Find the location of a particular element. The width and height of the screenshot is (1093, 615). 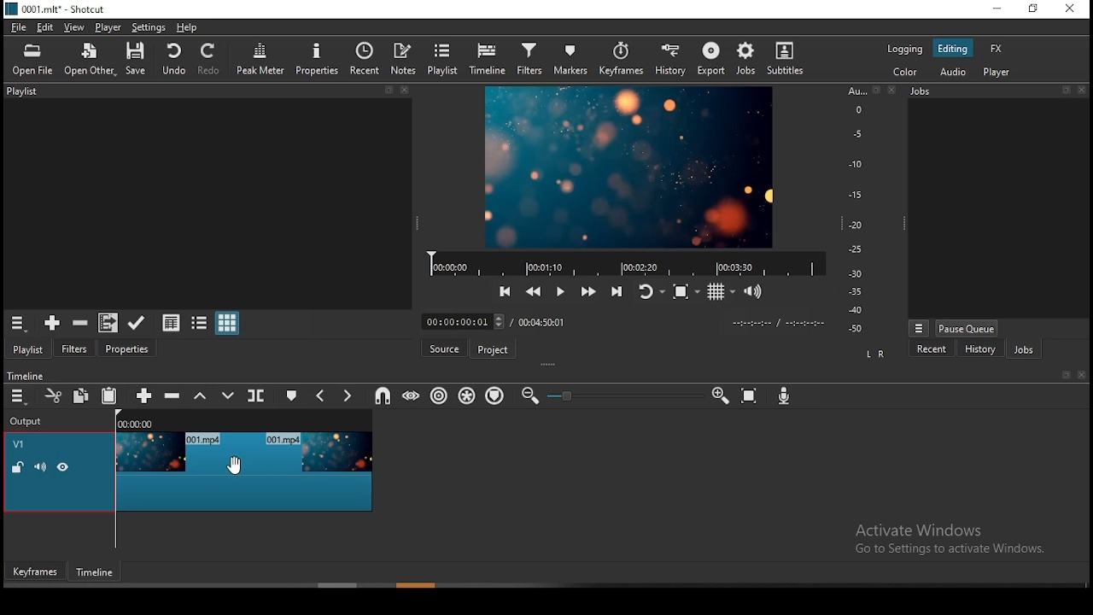

ripple all tracks is located at coordinates (469, 395).